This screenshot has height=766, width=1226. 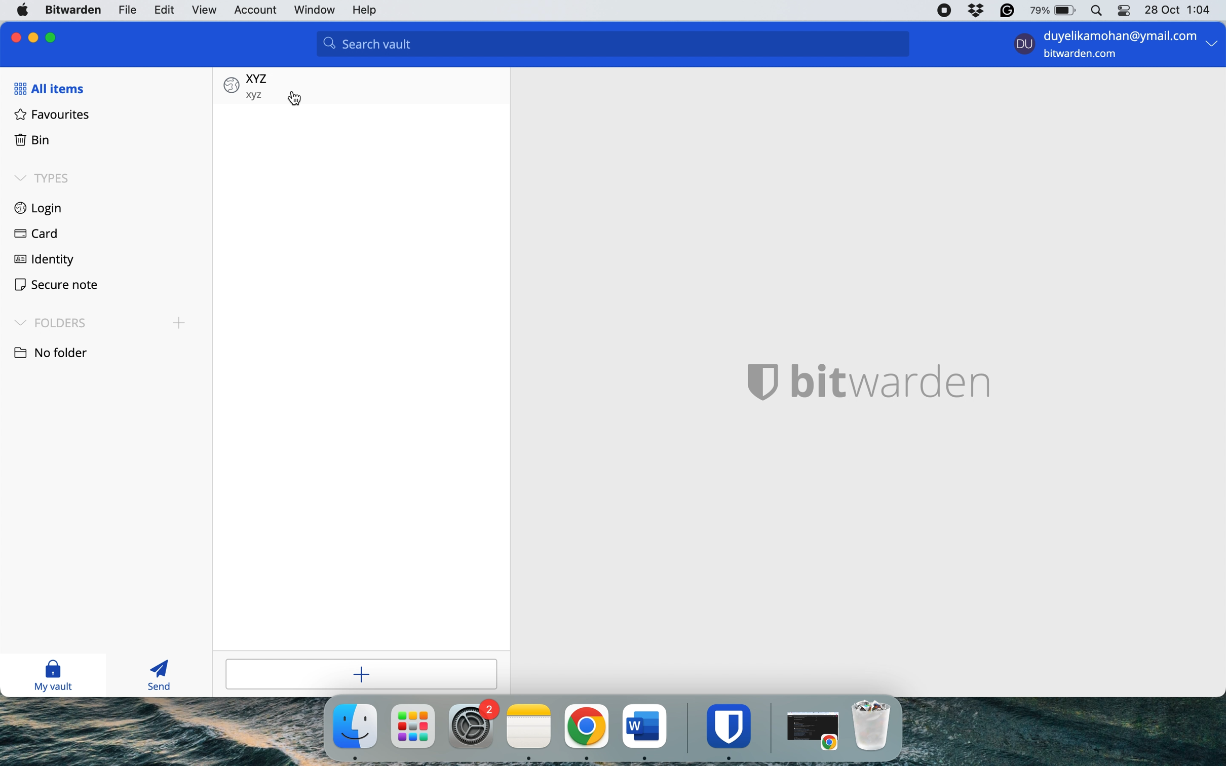 I want to click on card, so click(x=35, y=233).